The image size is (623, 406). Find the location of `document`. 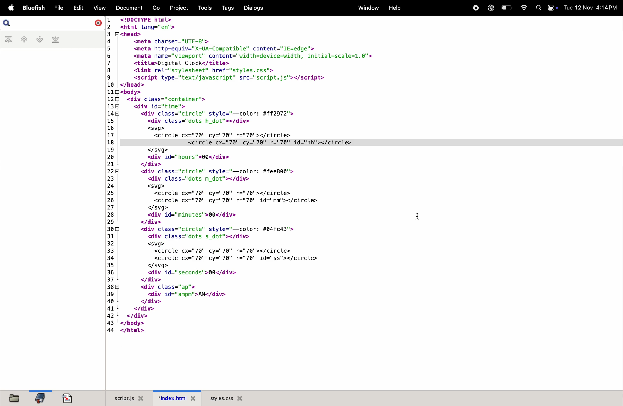

document is located at coordinates (129, 9).